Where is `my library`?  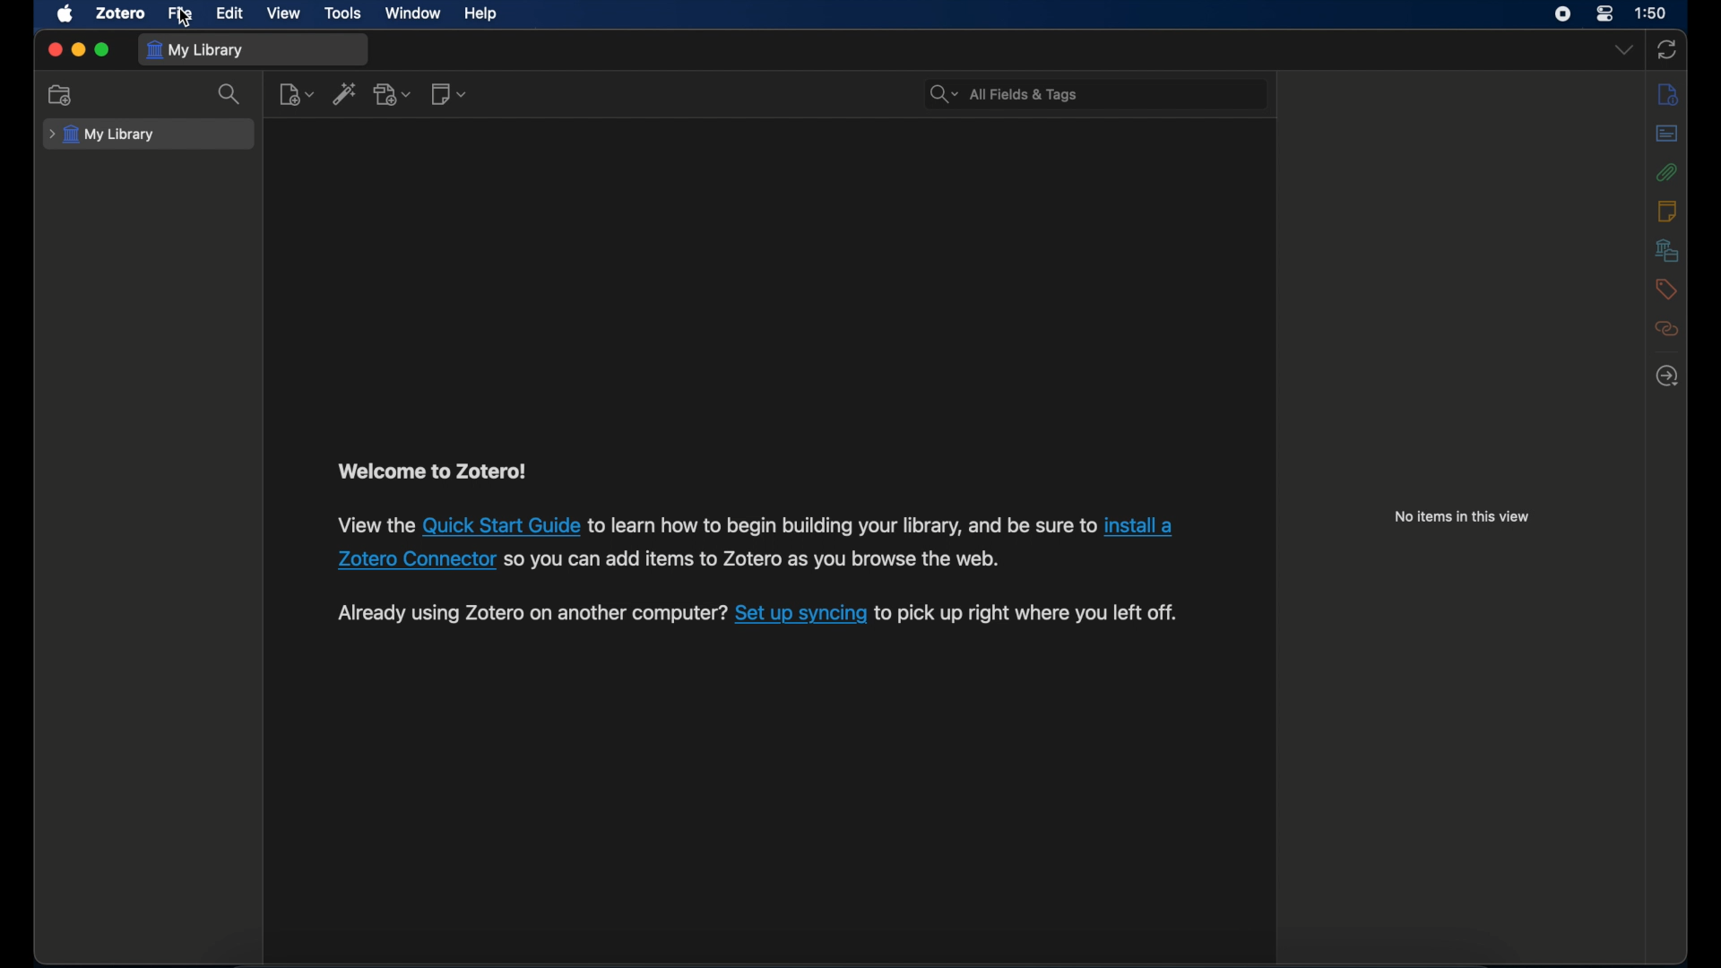 my library is located at coordinates (104, 135).